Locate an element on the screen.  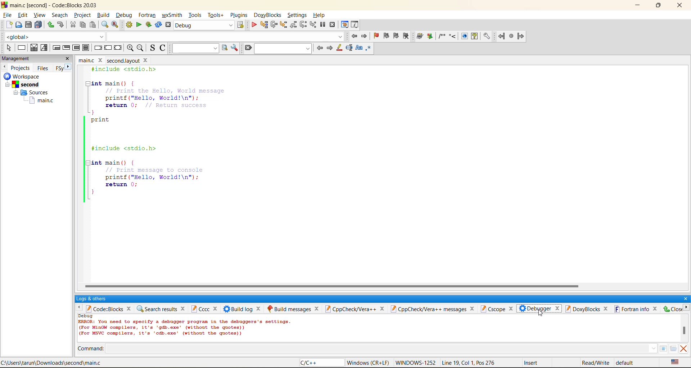
doxyblocks is located at coordinates (587, 309).